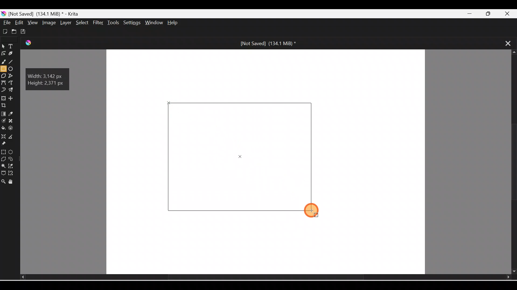 The height and width of the screenshot is (290, 517). Describe the element at coordinates (43, 13) in the screenshot. I see `[Not Saved] (171.2 MiB) * - Krita` at that location.